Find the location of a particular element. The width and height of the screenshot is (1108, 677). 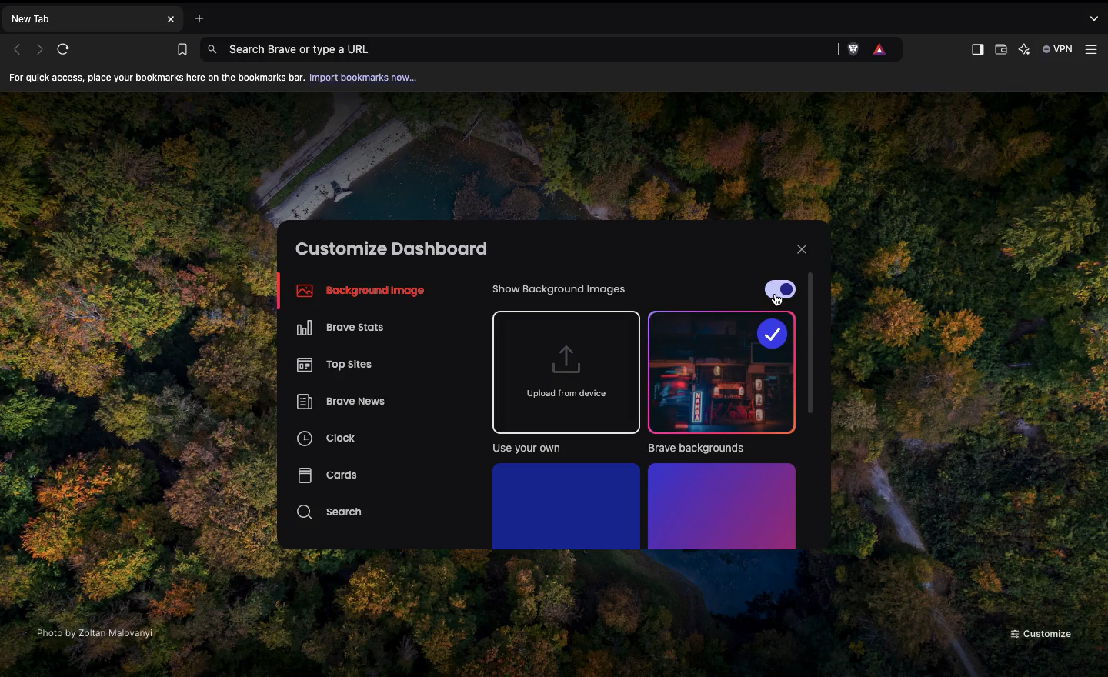

Open new tab is located at coordinates (195, 17).